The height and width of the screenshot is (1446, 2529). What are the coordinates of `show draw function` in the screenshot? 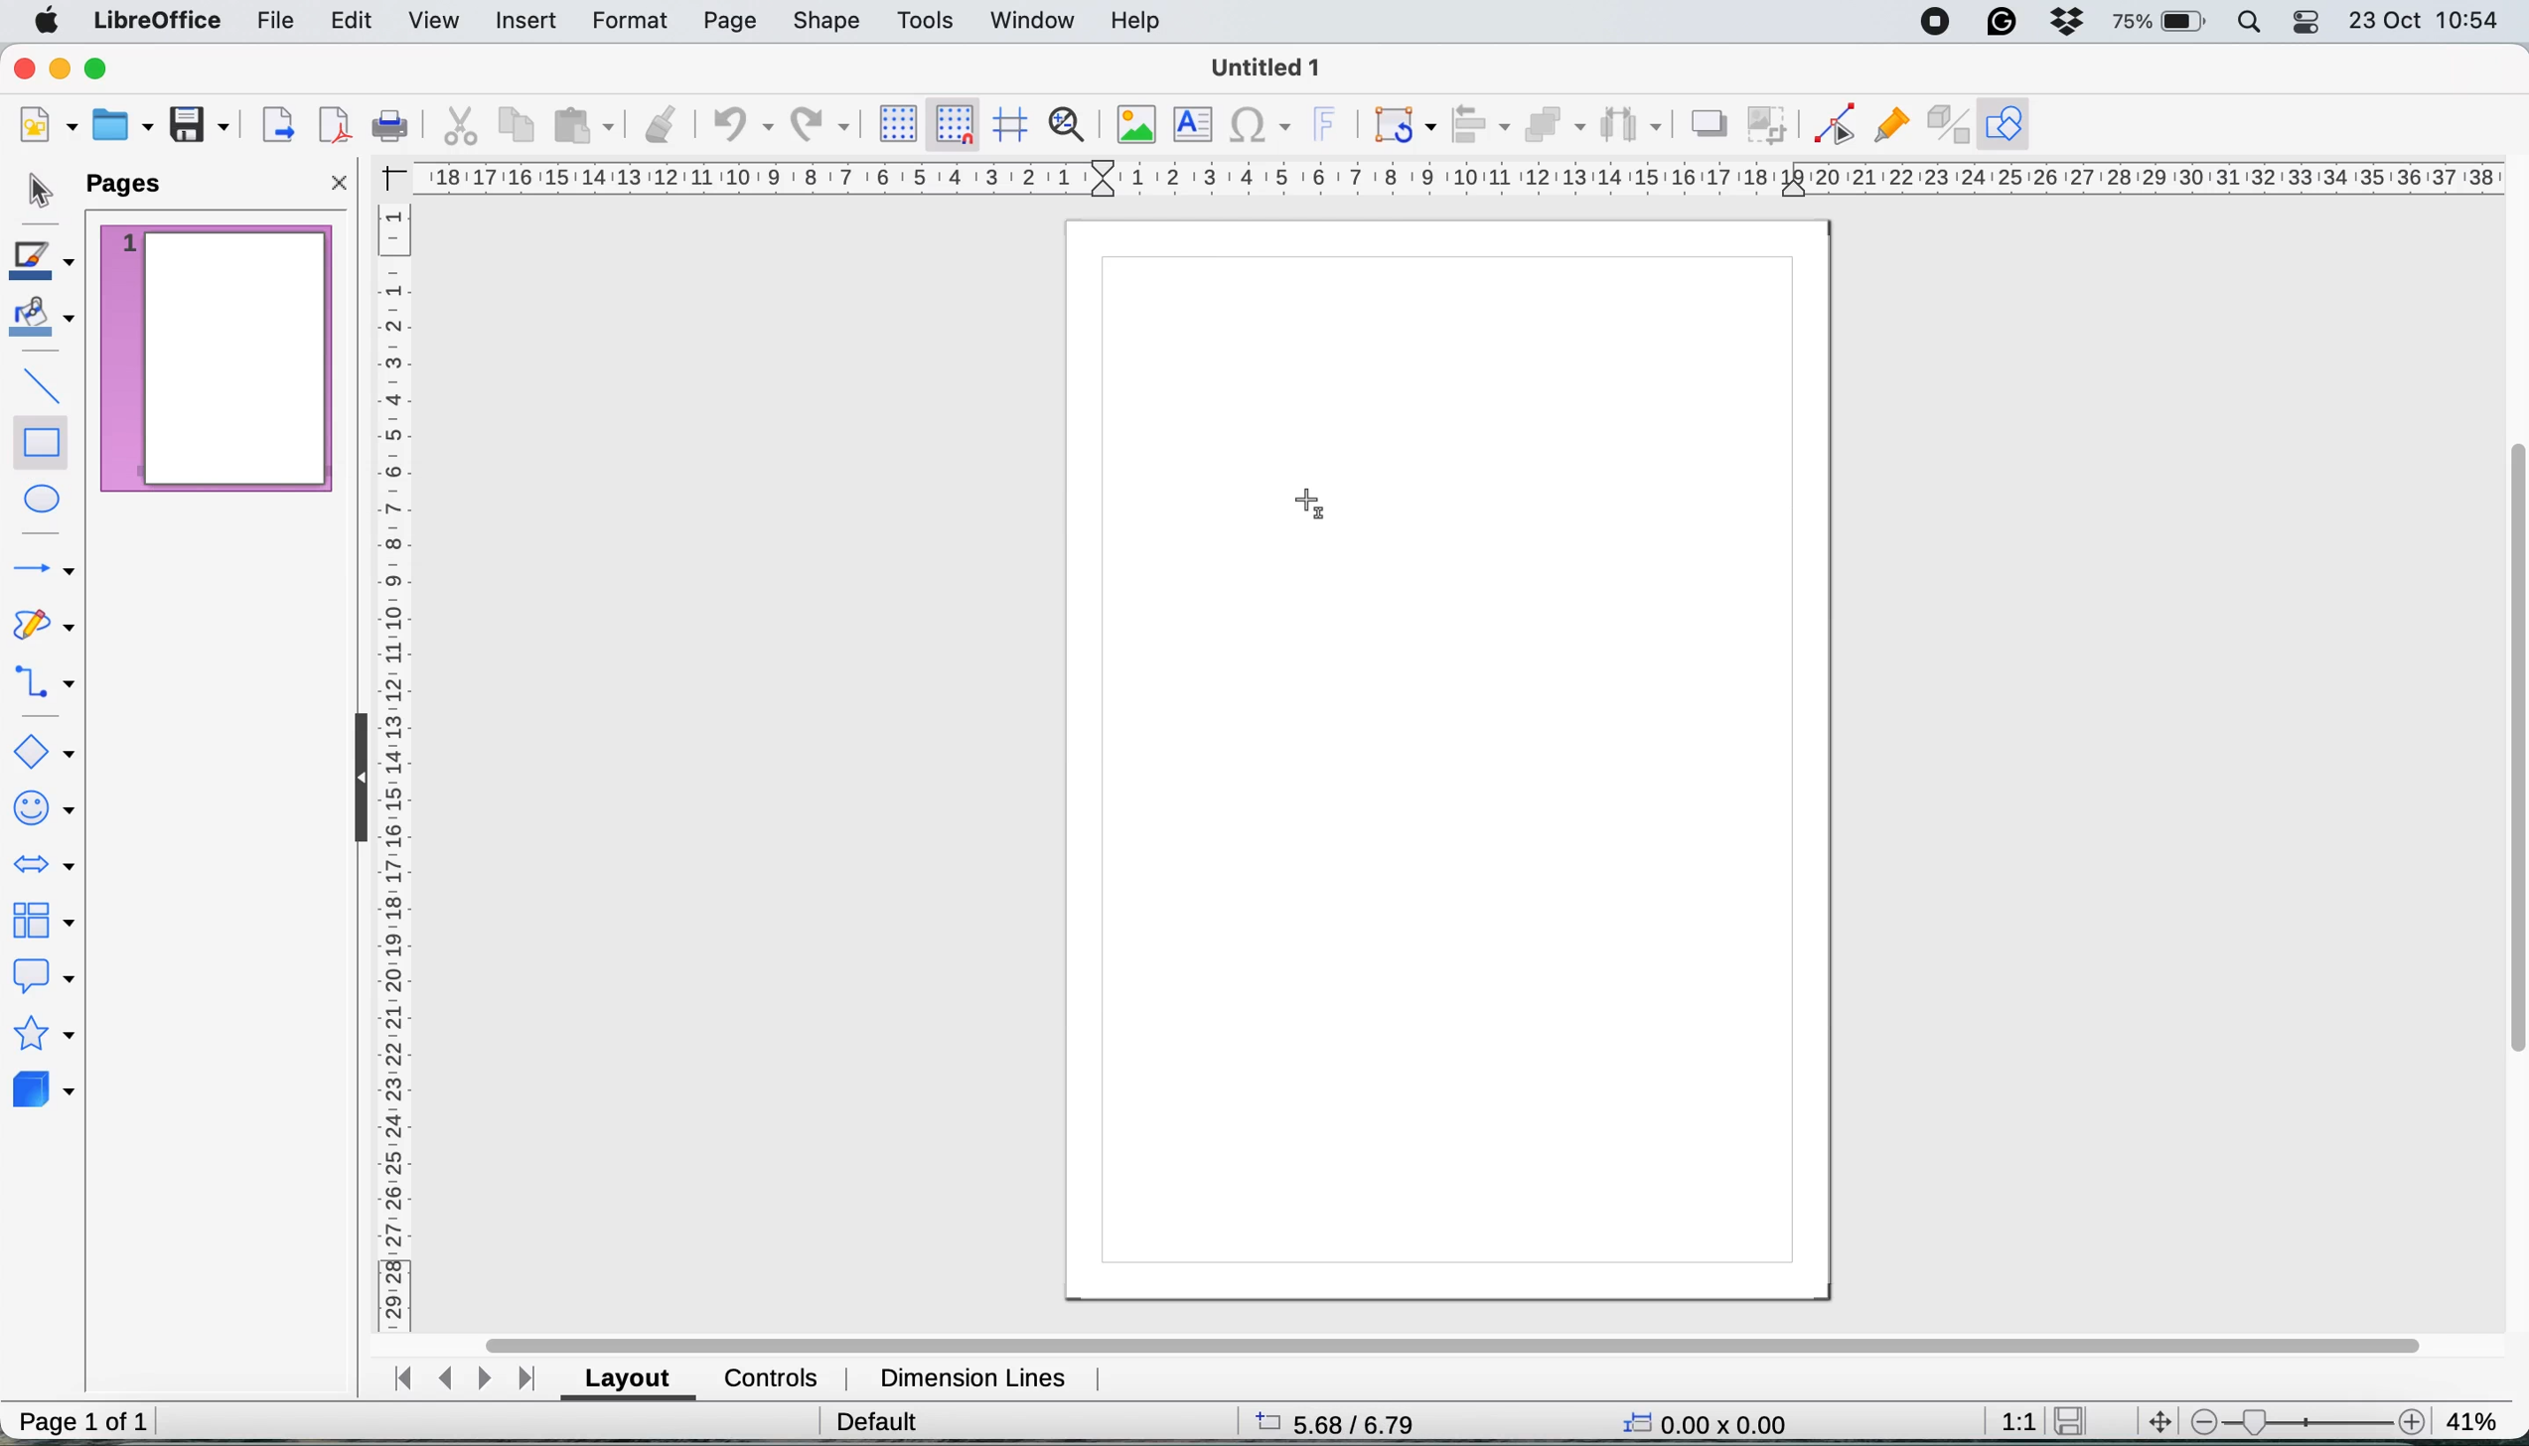 It's located at (2008, 122).